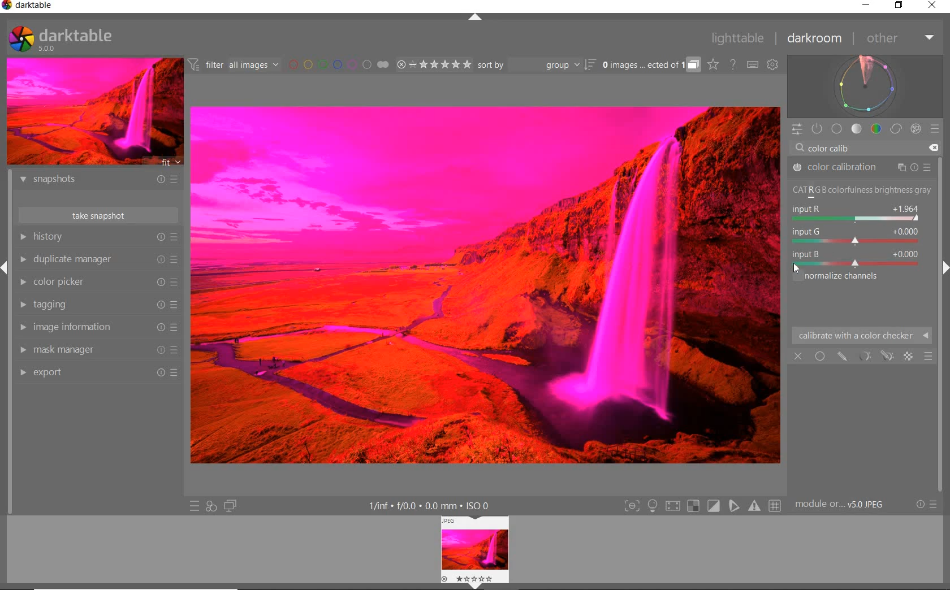 This screenshot has height=590, width=950. I want to click on history, so click(98, 236).